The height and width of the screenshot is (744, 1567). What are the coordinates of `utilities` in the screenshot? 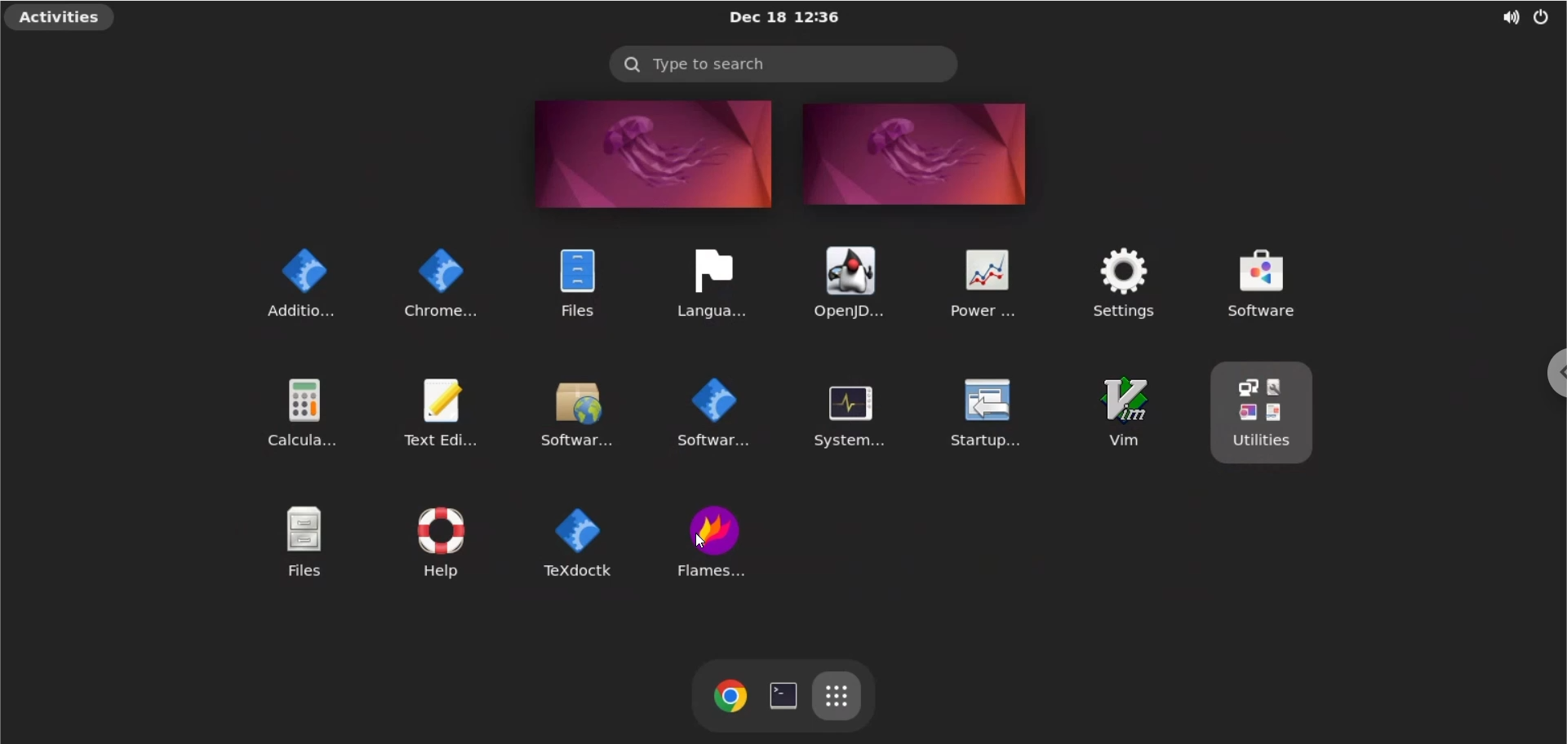 It's located at (1267, 414).